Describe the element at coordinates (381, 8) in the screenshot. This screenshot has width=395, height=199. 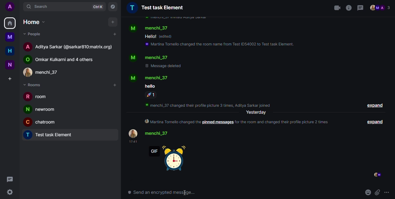
I see `people` at that location.